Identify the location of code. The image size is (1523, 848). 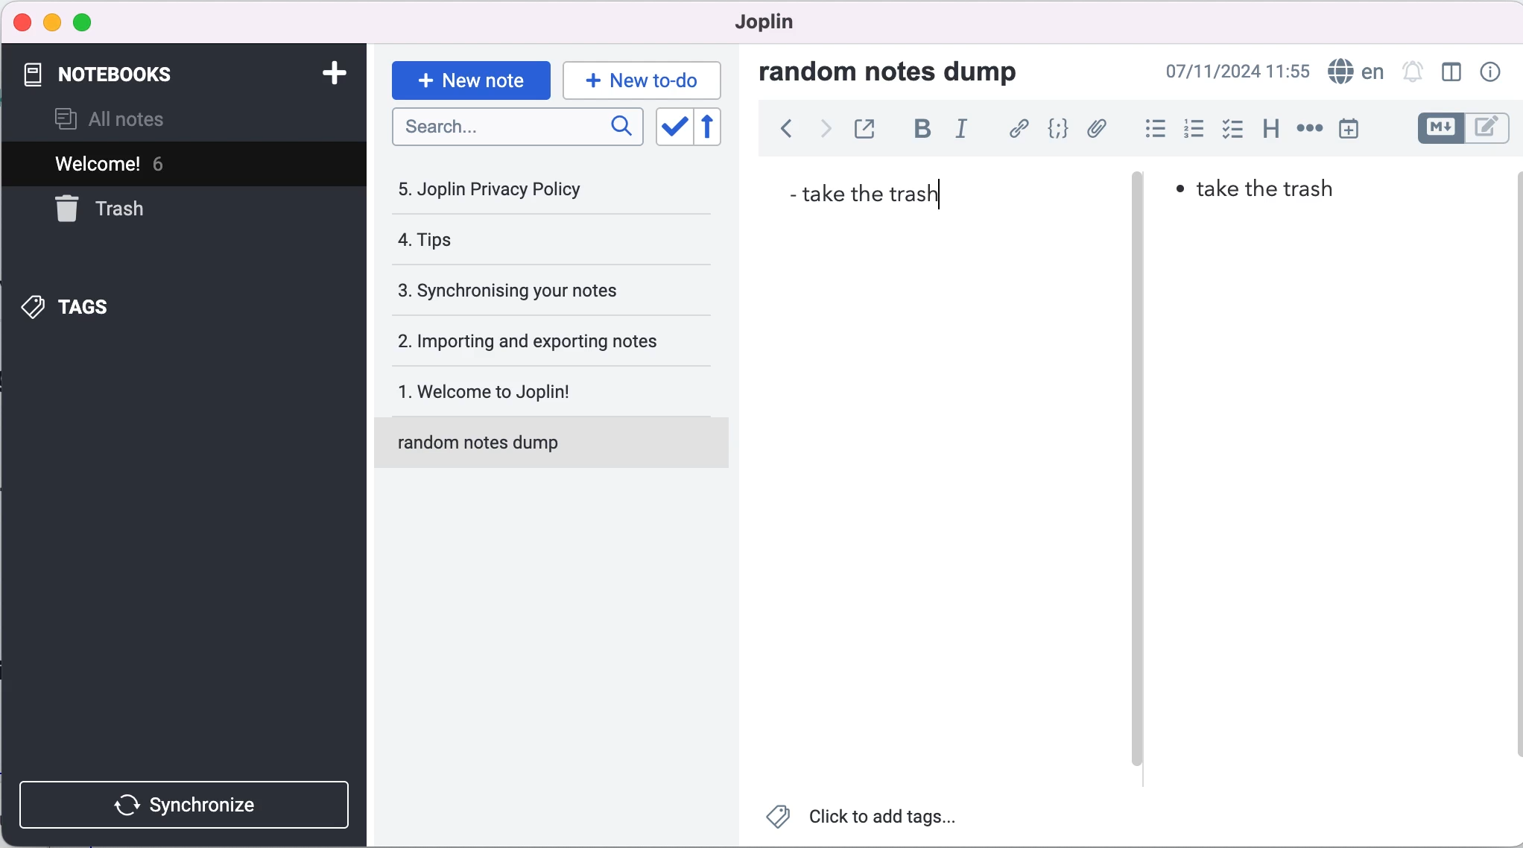
(1054, 130).